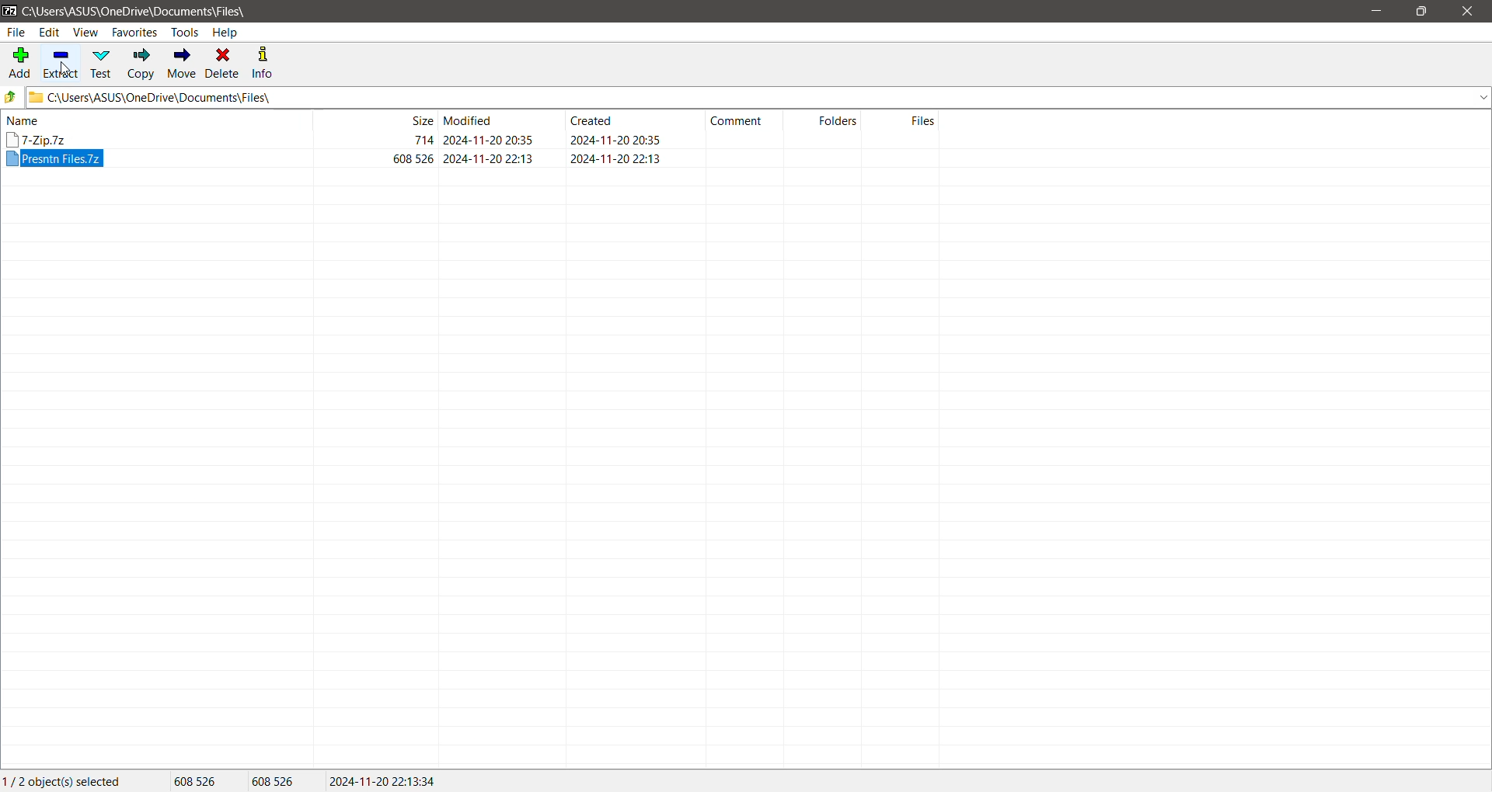 This screenshot has height=792, width=1492. What do you see at coordinates (184, 33) in the screenshot?
I see `Tools` at bounding box center [184, 33].